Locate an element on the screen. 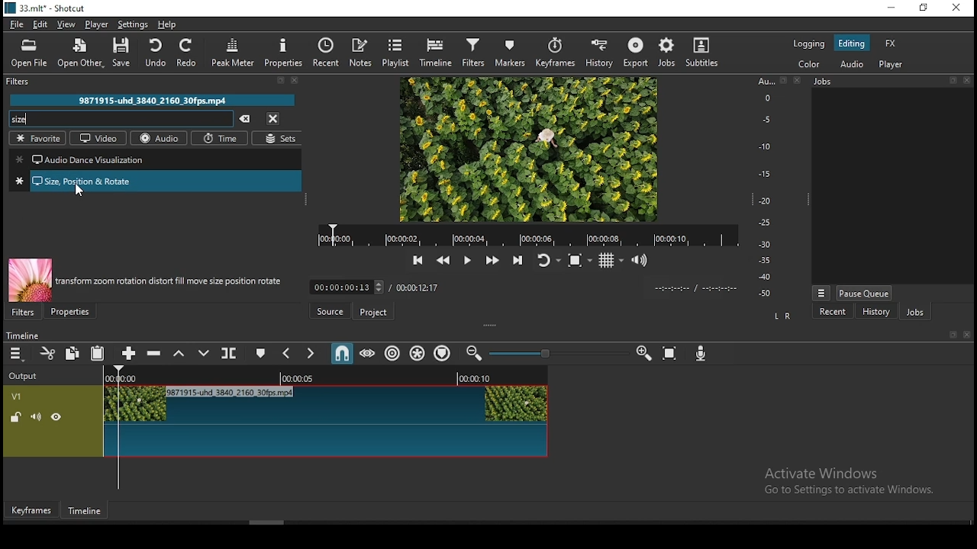 The height and width of the screenshot is (549, 977). undo is located at coordinates (154, 55).